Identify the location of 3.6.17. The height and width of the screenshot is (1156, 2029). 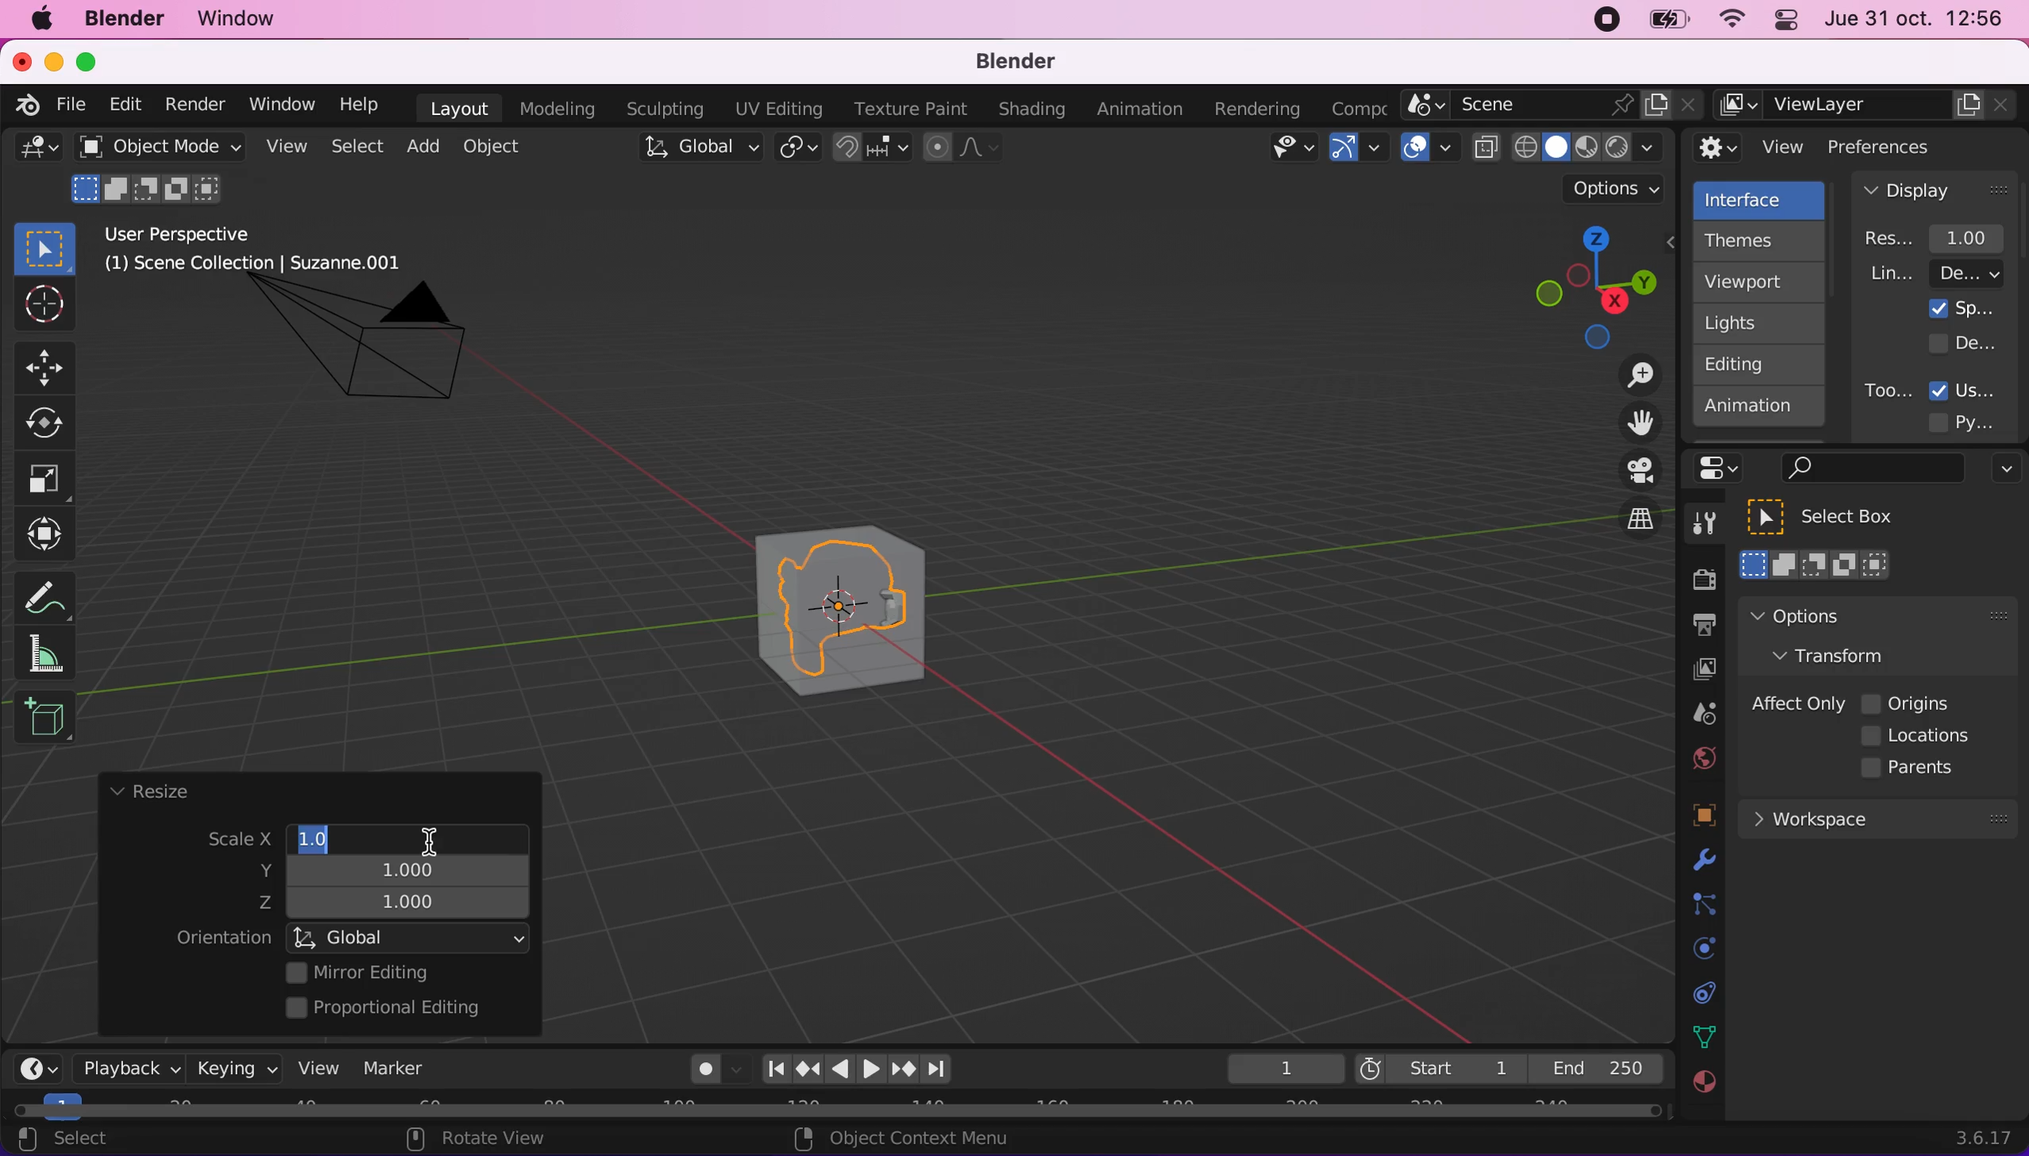
(1988, 1138).